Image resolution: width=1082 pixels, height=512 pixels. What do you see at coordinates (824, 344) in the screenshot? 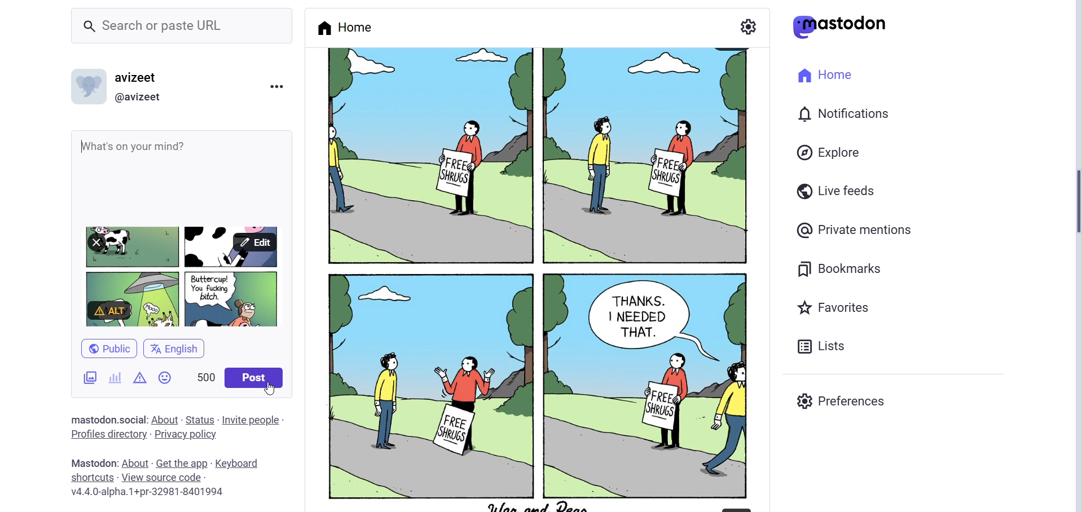
I see `Lists` at bounding box center [824, 344].